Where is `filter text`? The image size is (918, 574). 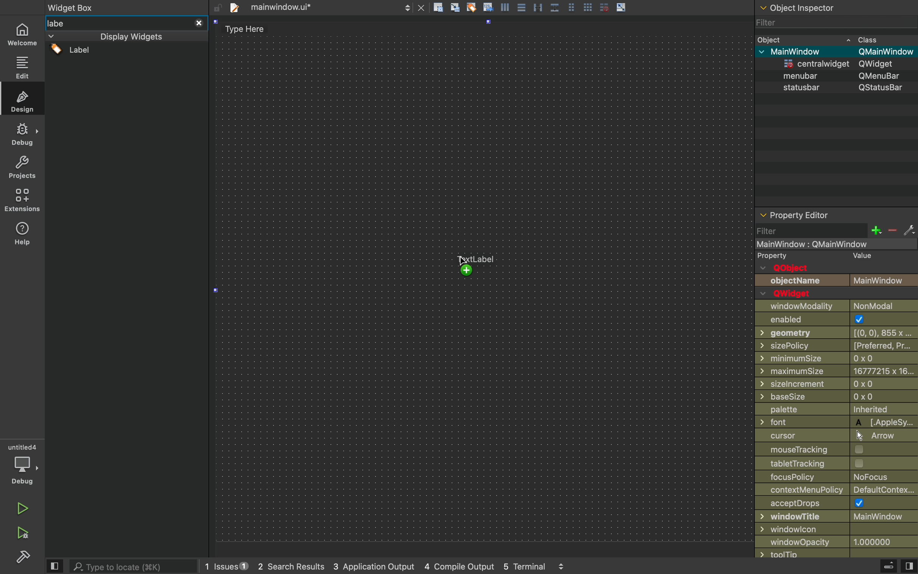 filter text is located at coordinates (124, 23).